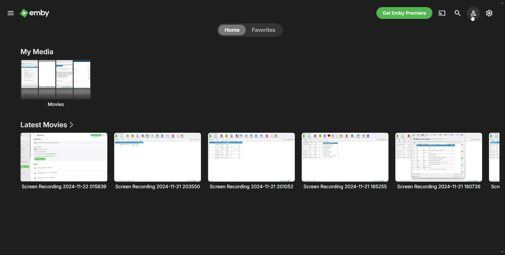 Image resolution: width=505 pixels, height=255 pixels. I want to click on logo, so click(36, 13).